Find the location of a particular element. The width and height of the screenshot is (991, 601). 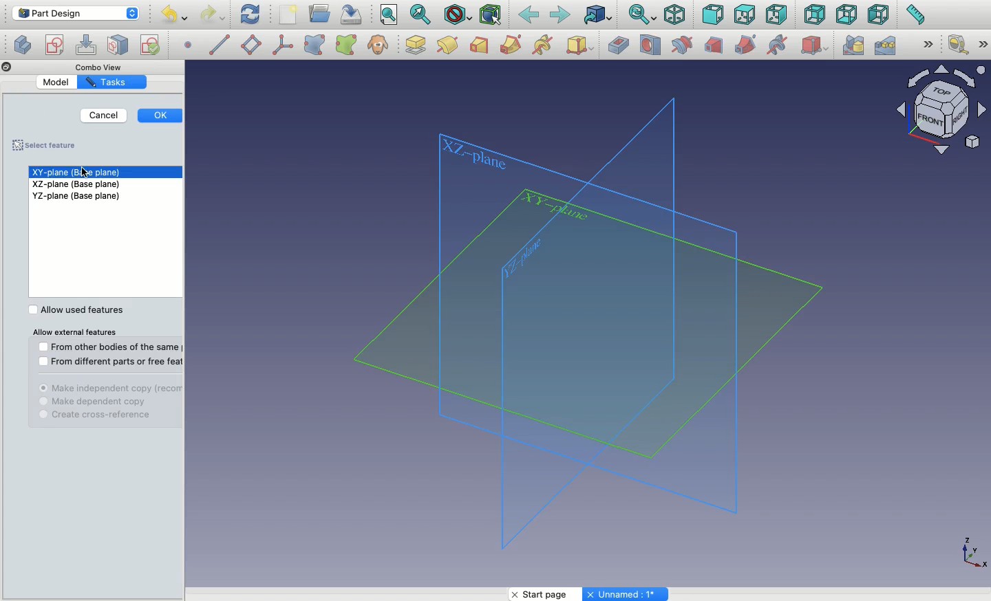

Validate sketch is located at coordinates (149, 43).